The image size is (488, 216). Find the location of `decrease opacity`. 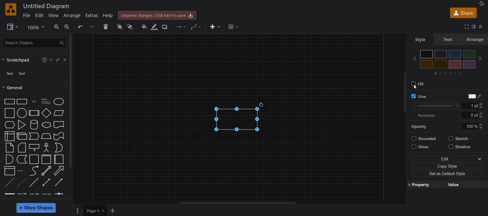

decrease opacity is located at coordinates (481, 128).